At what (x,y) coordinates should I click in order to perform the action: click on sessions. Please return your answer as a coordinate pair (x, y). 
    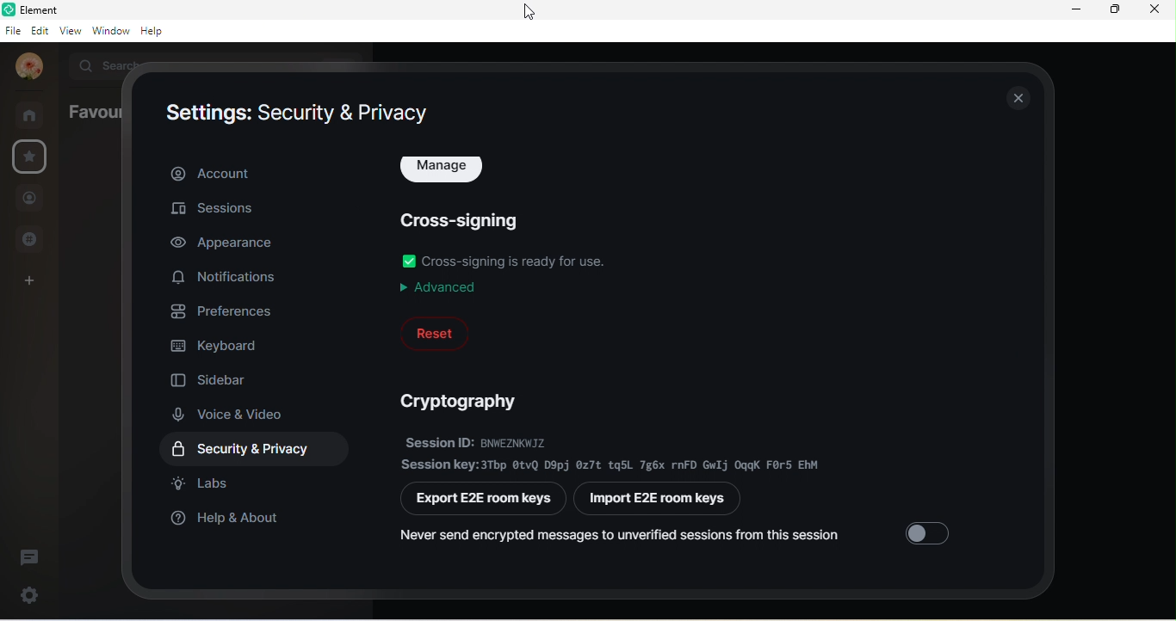
    Looking at the image, I should click on (220, 212).